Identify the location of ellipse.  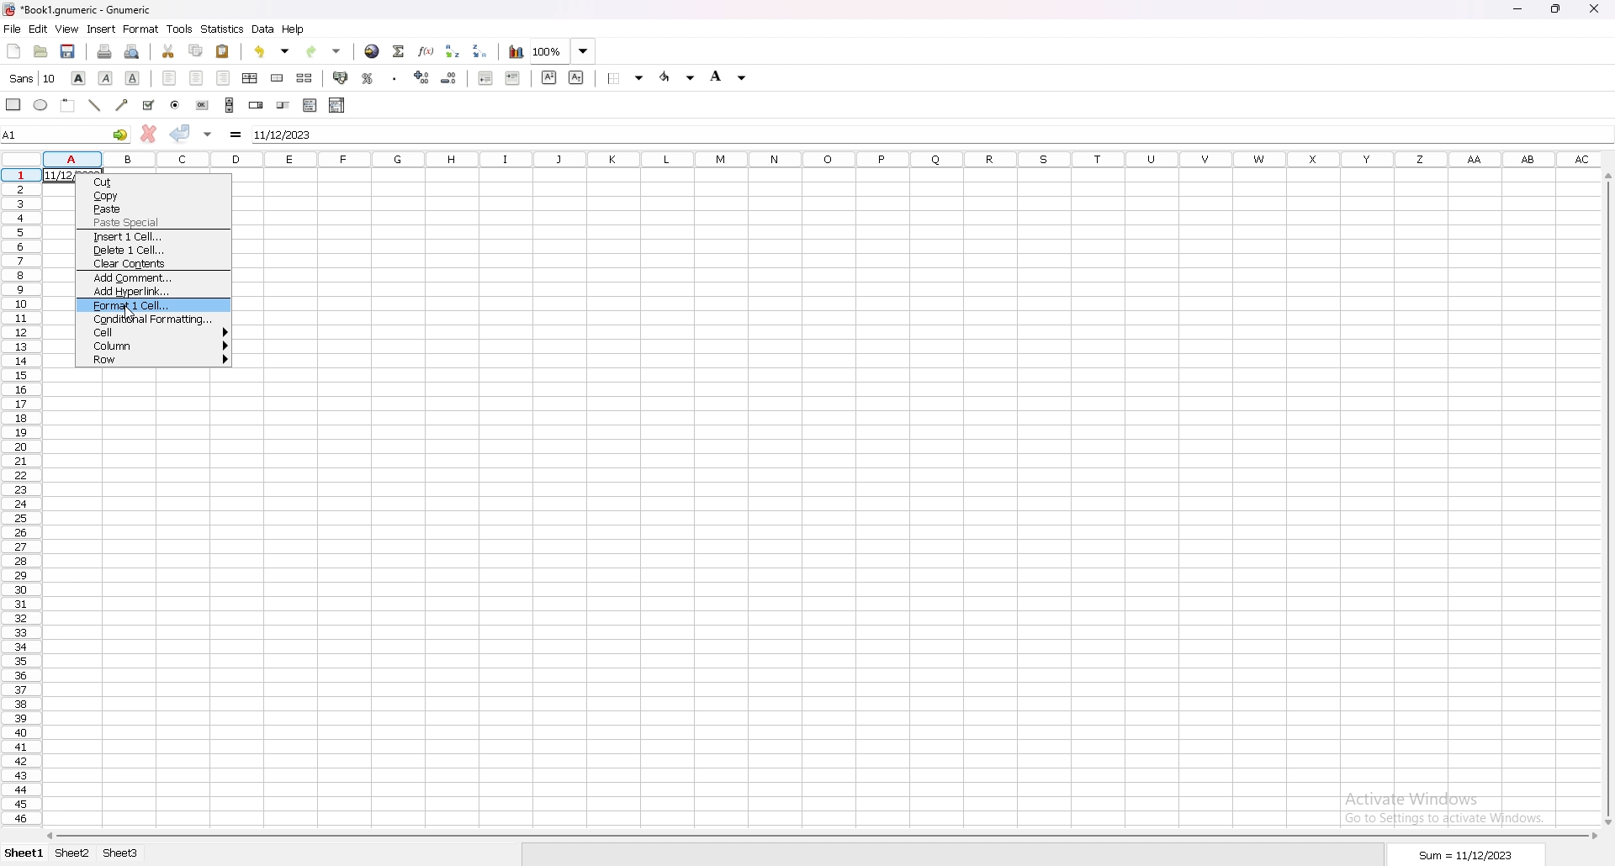
(40, 105).